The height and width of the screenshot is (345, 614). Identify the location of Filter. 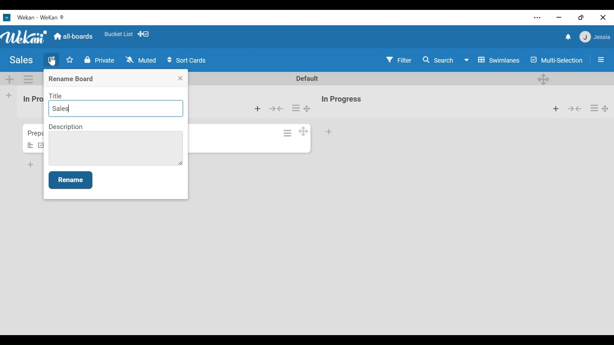
(398, 60).